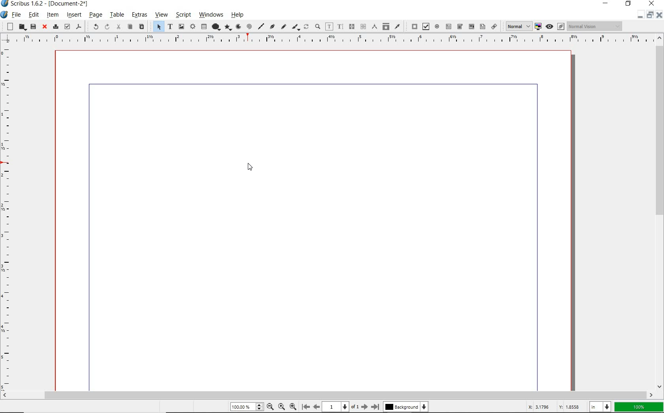  Describe the element at coordinates (595, 26) in the screenshot. I see `visual appearance of display` at that location.